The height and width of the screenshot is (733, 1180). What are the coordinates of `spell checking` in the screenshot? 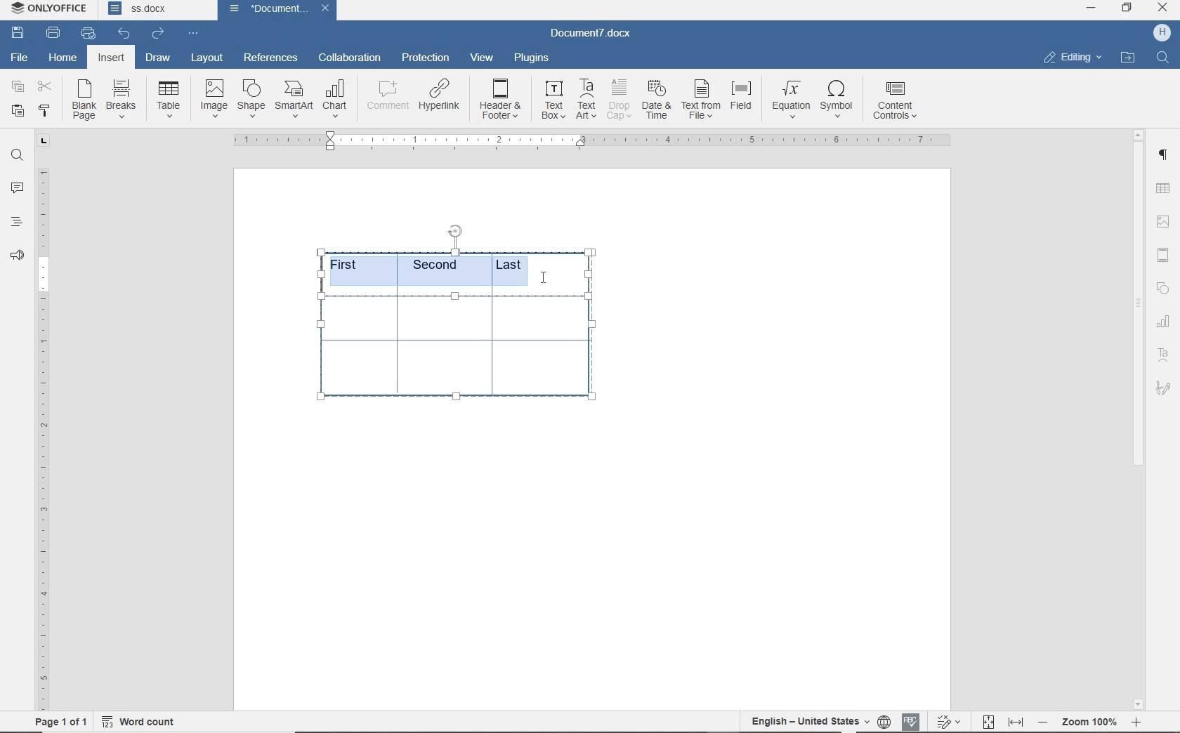 It's located at (912, 720).